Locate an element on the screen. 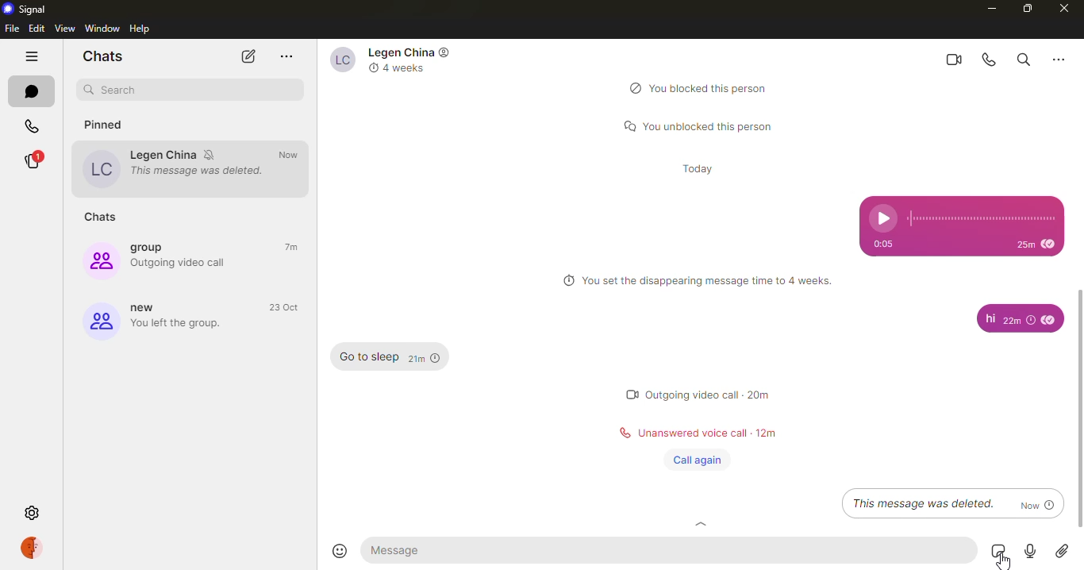 This screenshot has width=1084, height=570. You set the disappearing message time to 4 weeks. is located at coordinates (709, 281).